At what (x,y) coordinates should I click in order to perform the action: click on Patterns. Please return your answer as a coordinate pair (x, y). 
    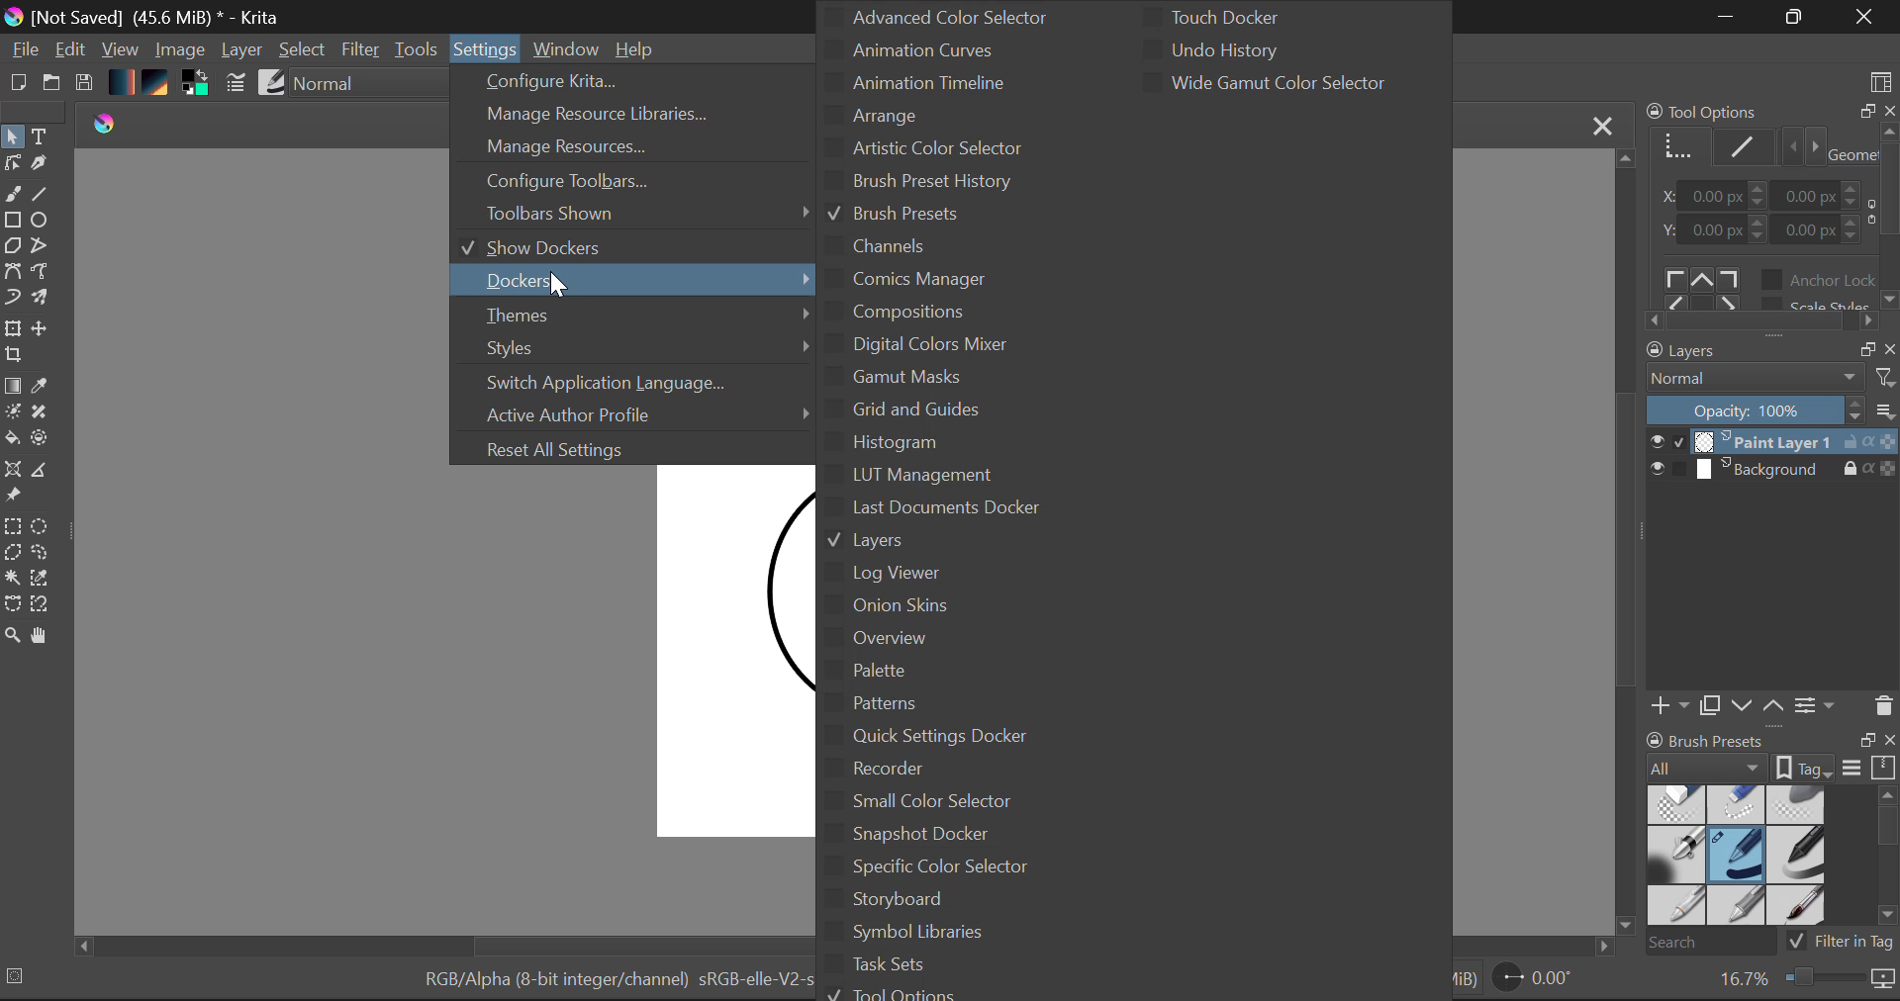
    Looking at the image, I should click on (980, 702).